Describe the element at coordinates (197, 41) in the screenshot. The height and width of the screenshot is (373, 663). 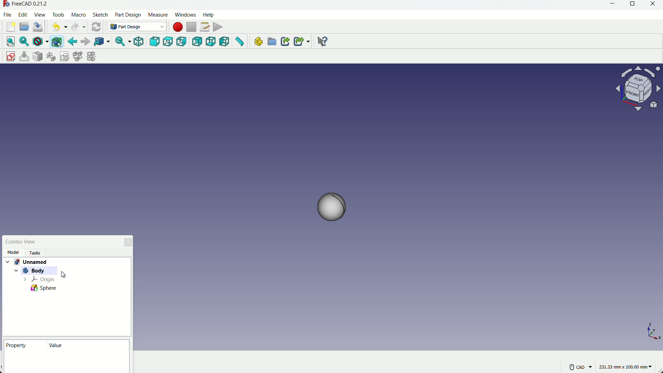
I see `back view` at that location.